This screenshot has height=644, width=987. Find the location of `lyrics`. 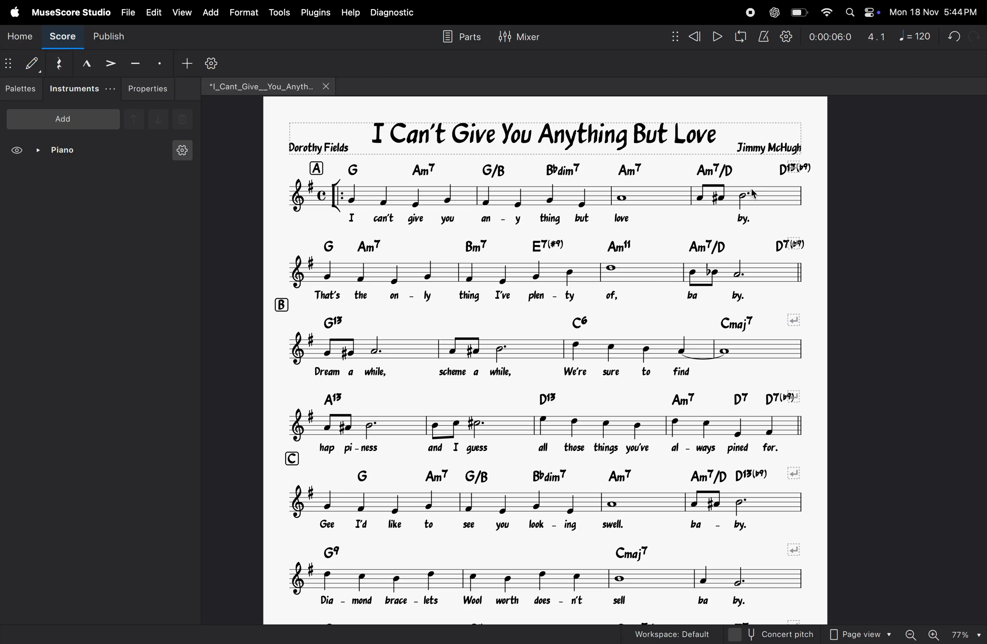

lyrics is located at coordinates (547, 605).